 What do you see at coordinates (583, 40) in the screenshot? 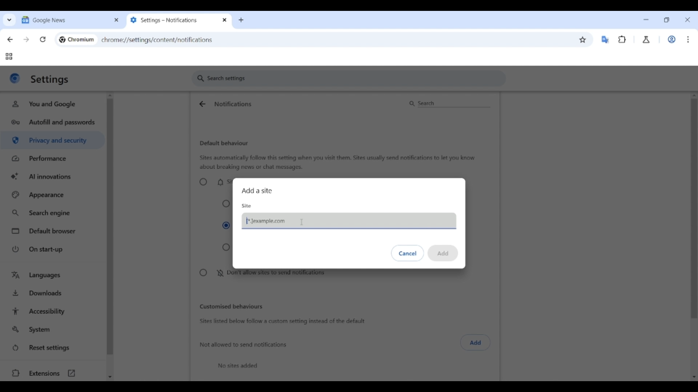
I see `Bookmark this tab` at bounding box center [583, 40].